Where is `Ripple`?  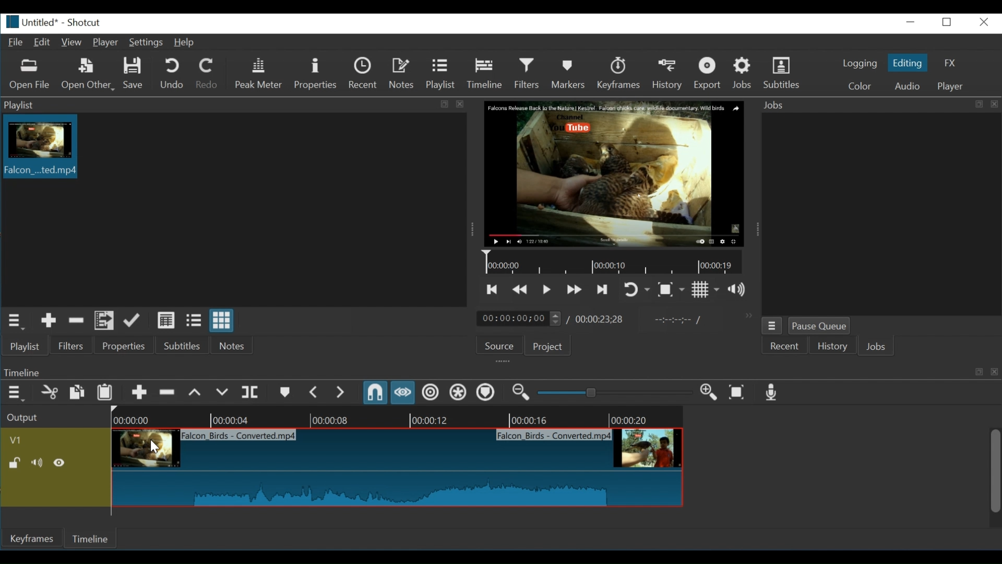 Ripple is located at coordinates (430, 393).